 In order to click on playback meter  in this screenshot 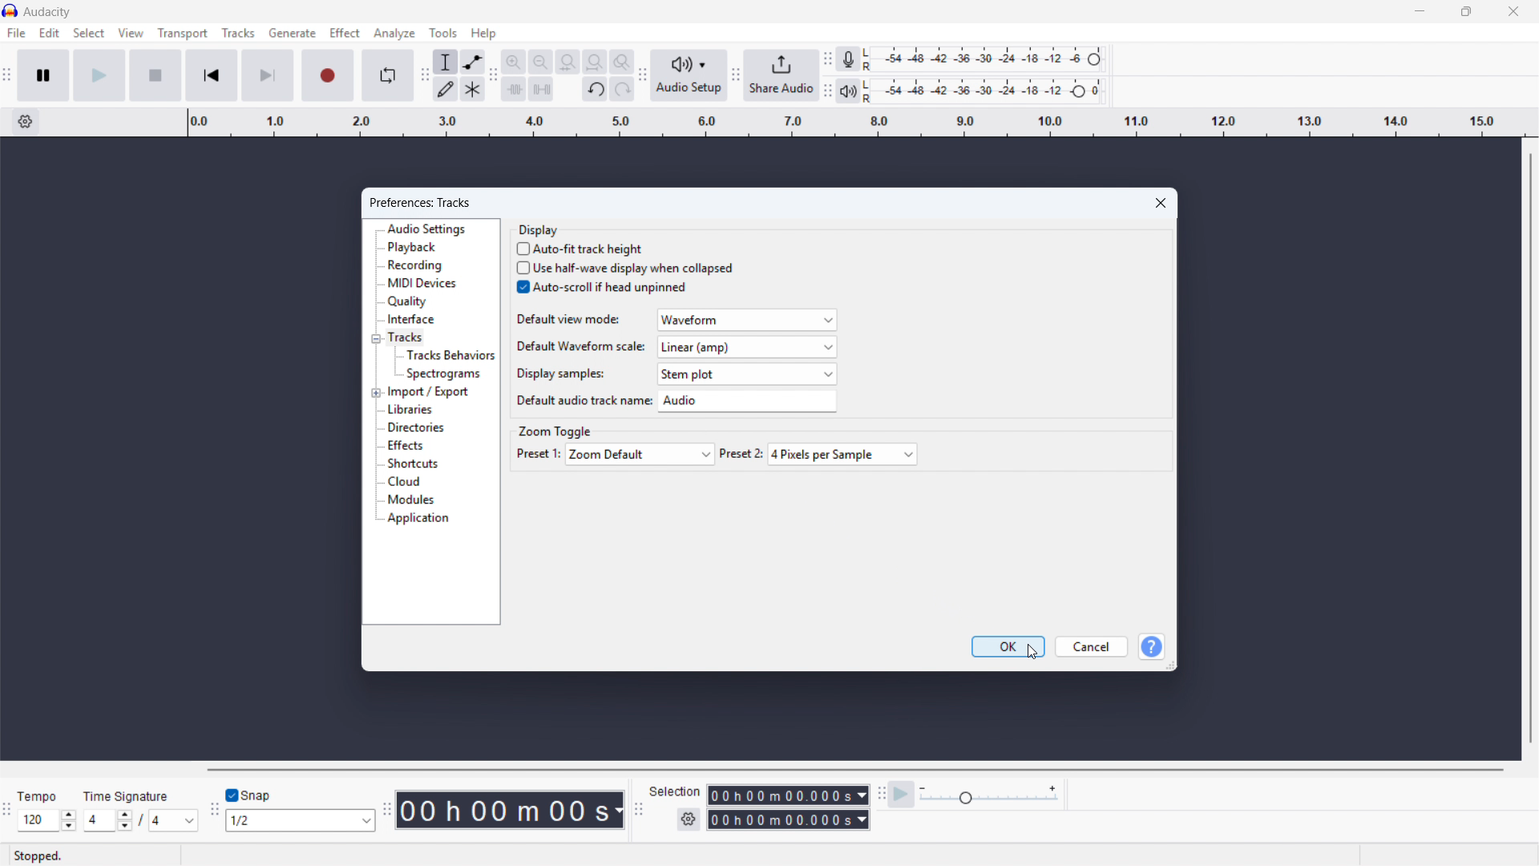, I will do `click(849, 91)`.